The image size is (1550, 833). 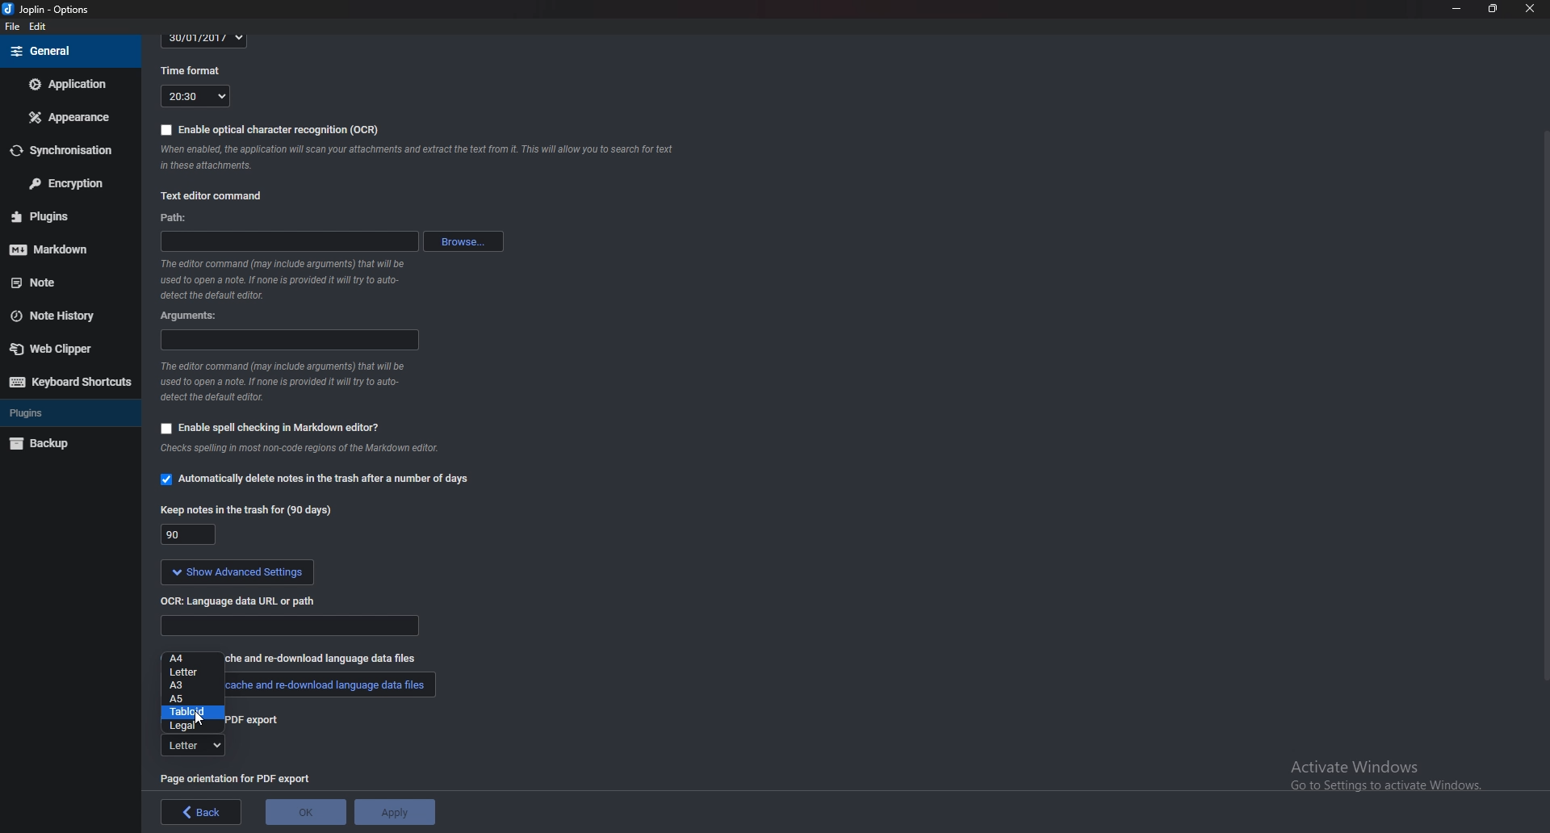 What do you see at coordinates (223, 193) in the screenshot?
I see `Text editor command` at bounding box center [223, 193].